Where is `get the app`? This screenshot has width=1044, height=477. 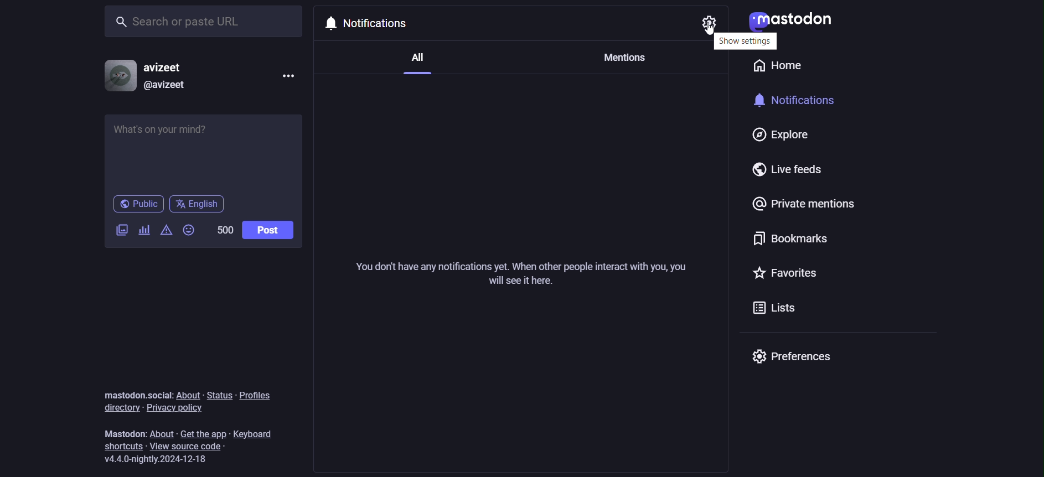
get the app is located at coordinates (204, 433).